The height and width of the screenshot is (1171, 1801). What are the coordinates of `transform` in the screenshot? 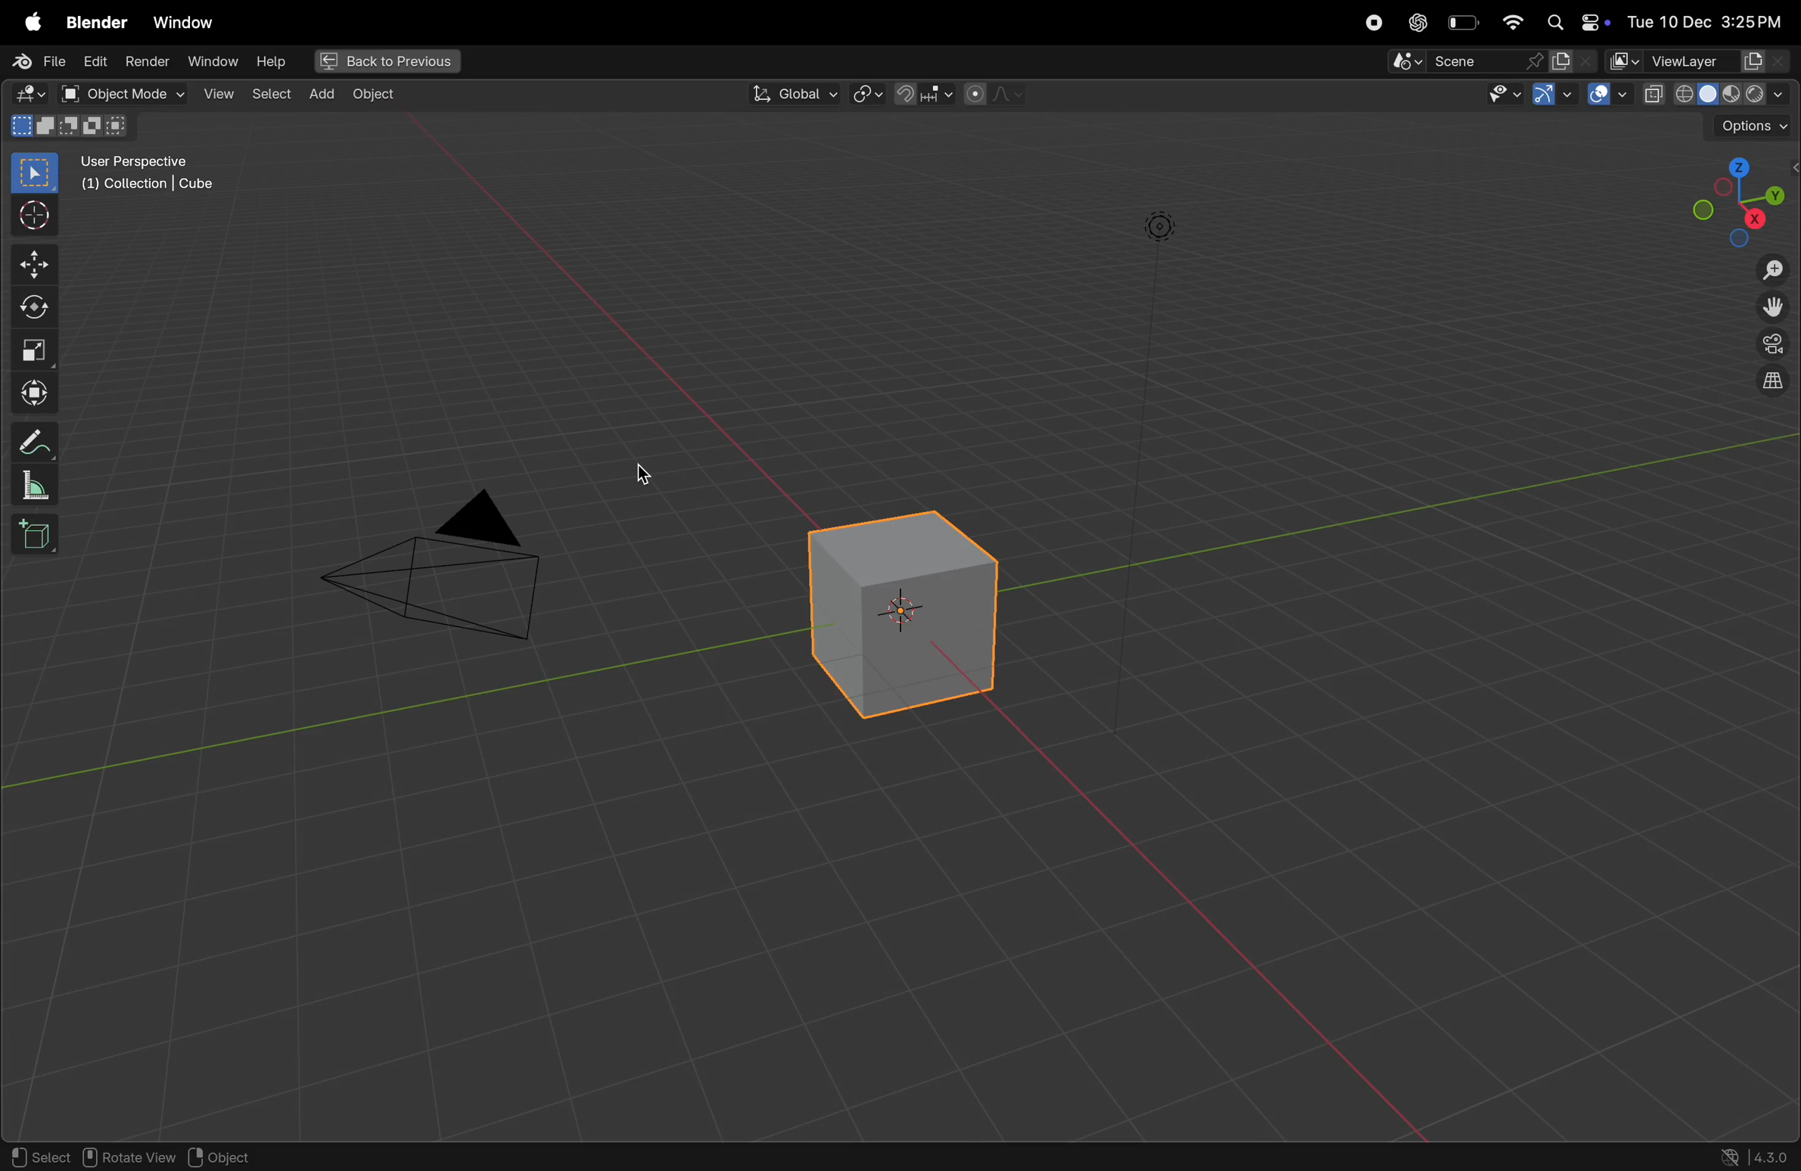 It's located at (30, 393).